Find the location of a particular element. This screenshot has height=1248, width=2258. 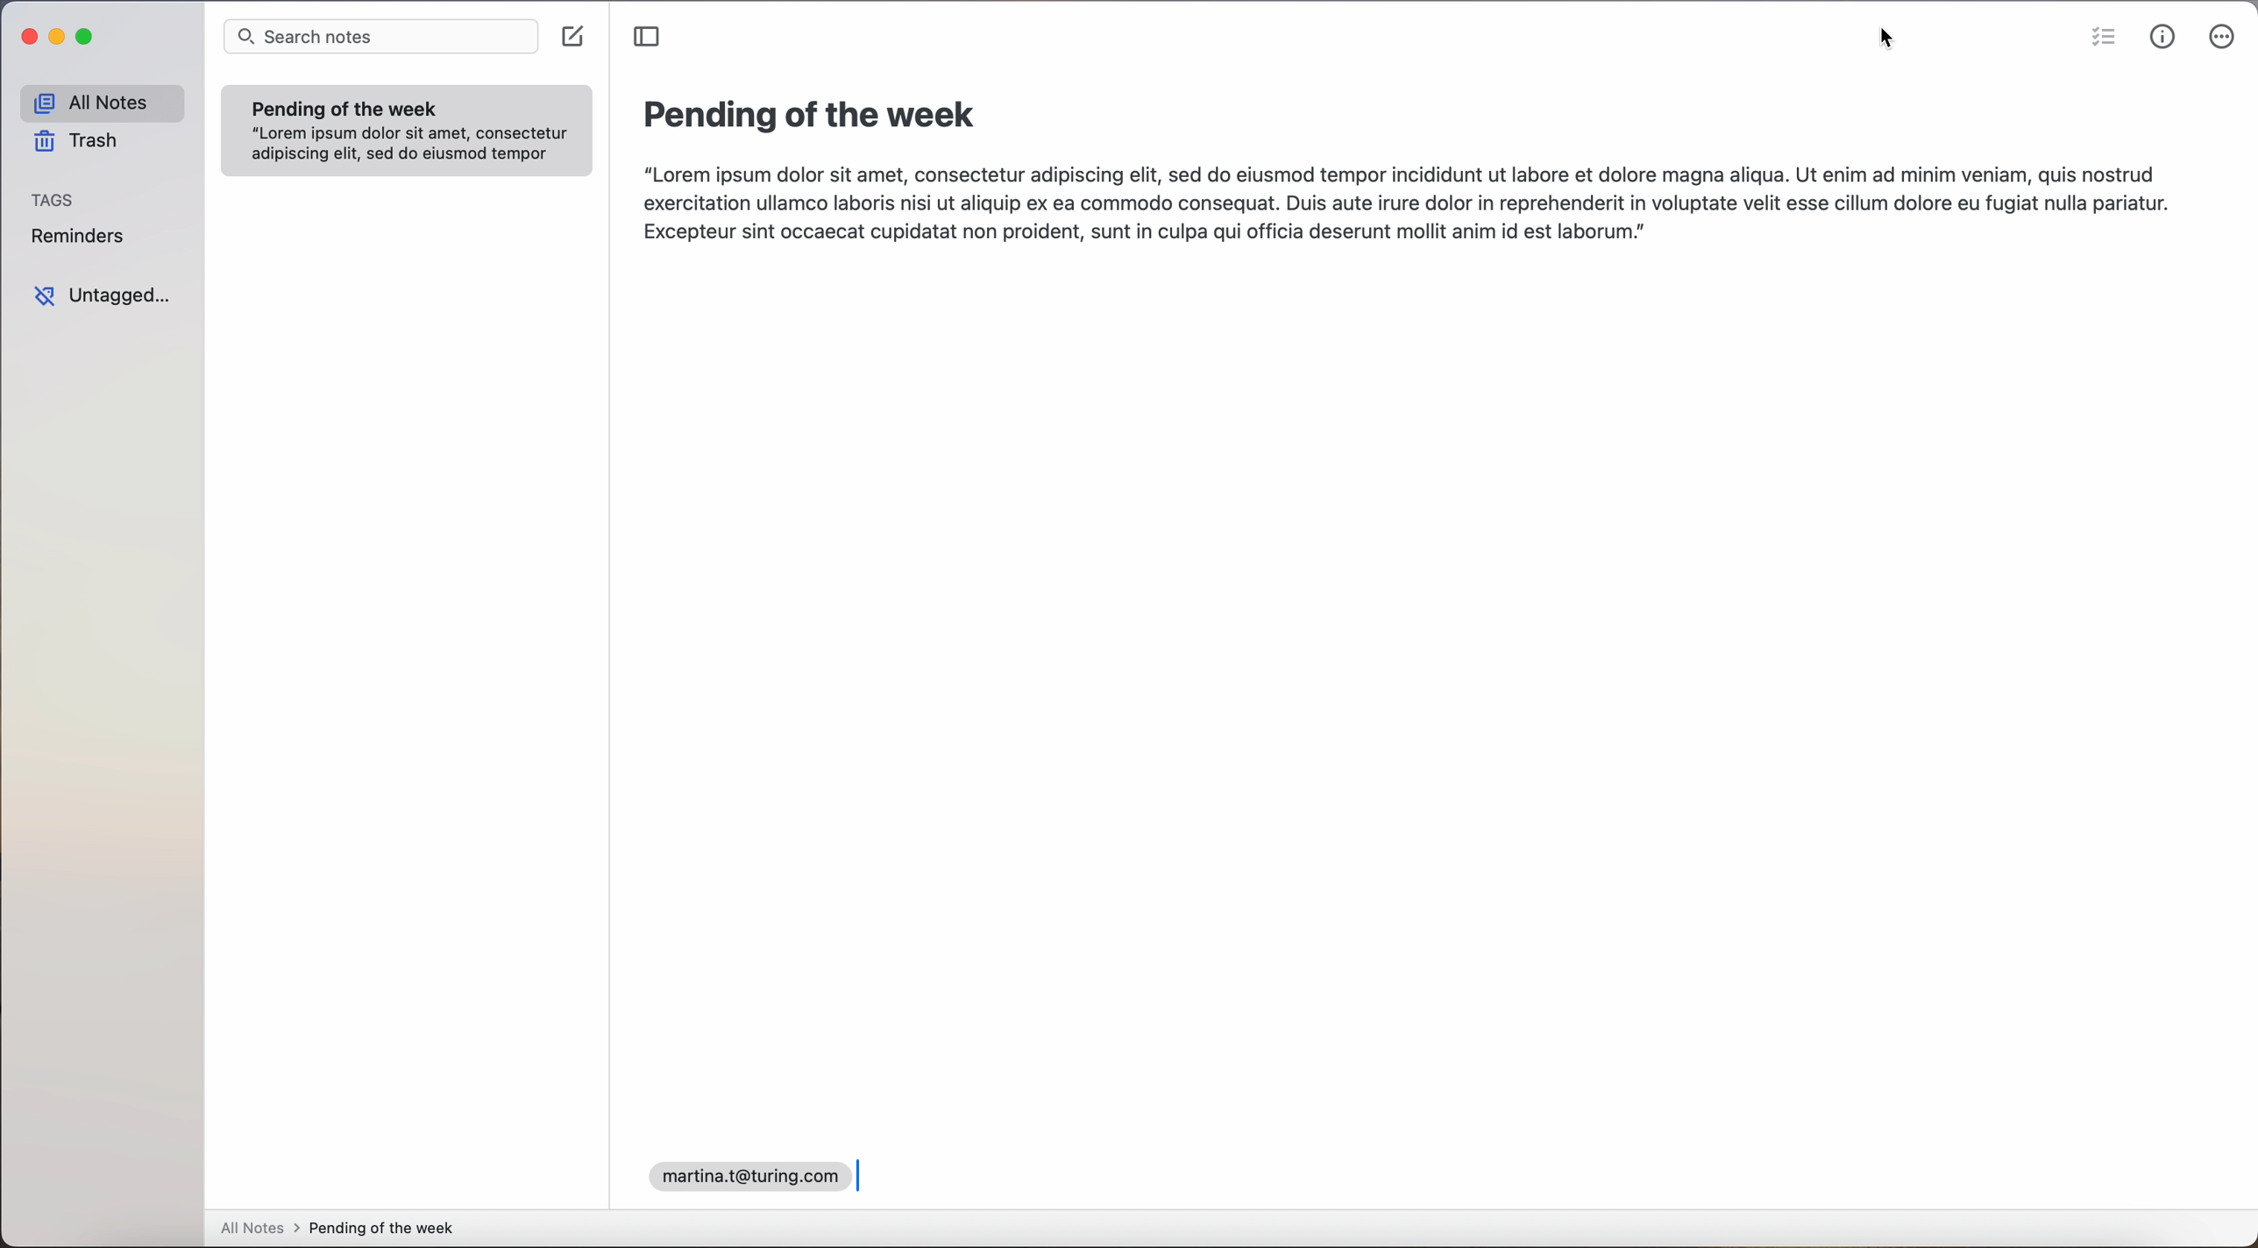

maximize app is located at coordinates (88, 37).